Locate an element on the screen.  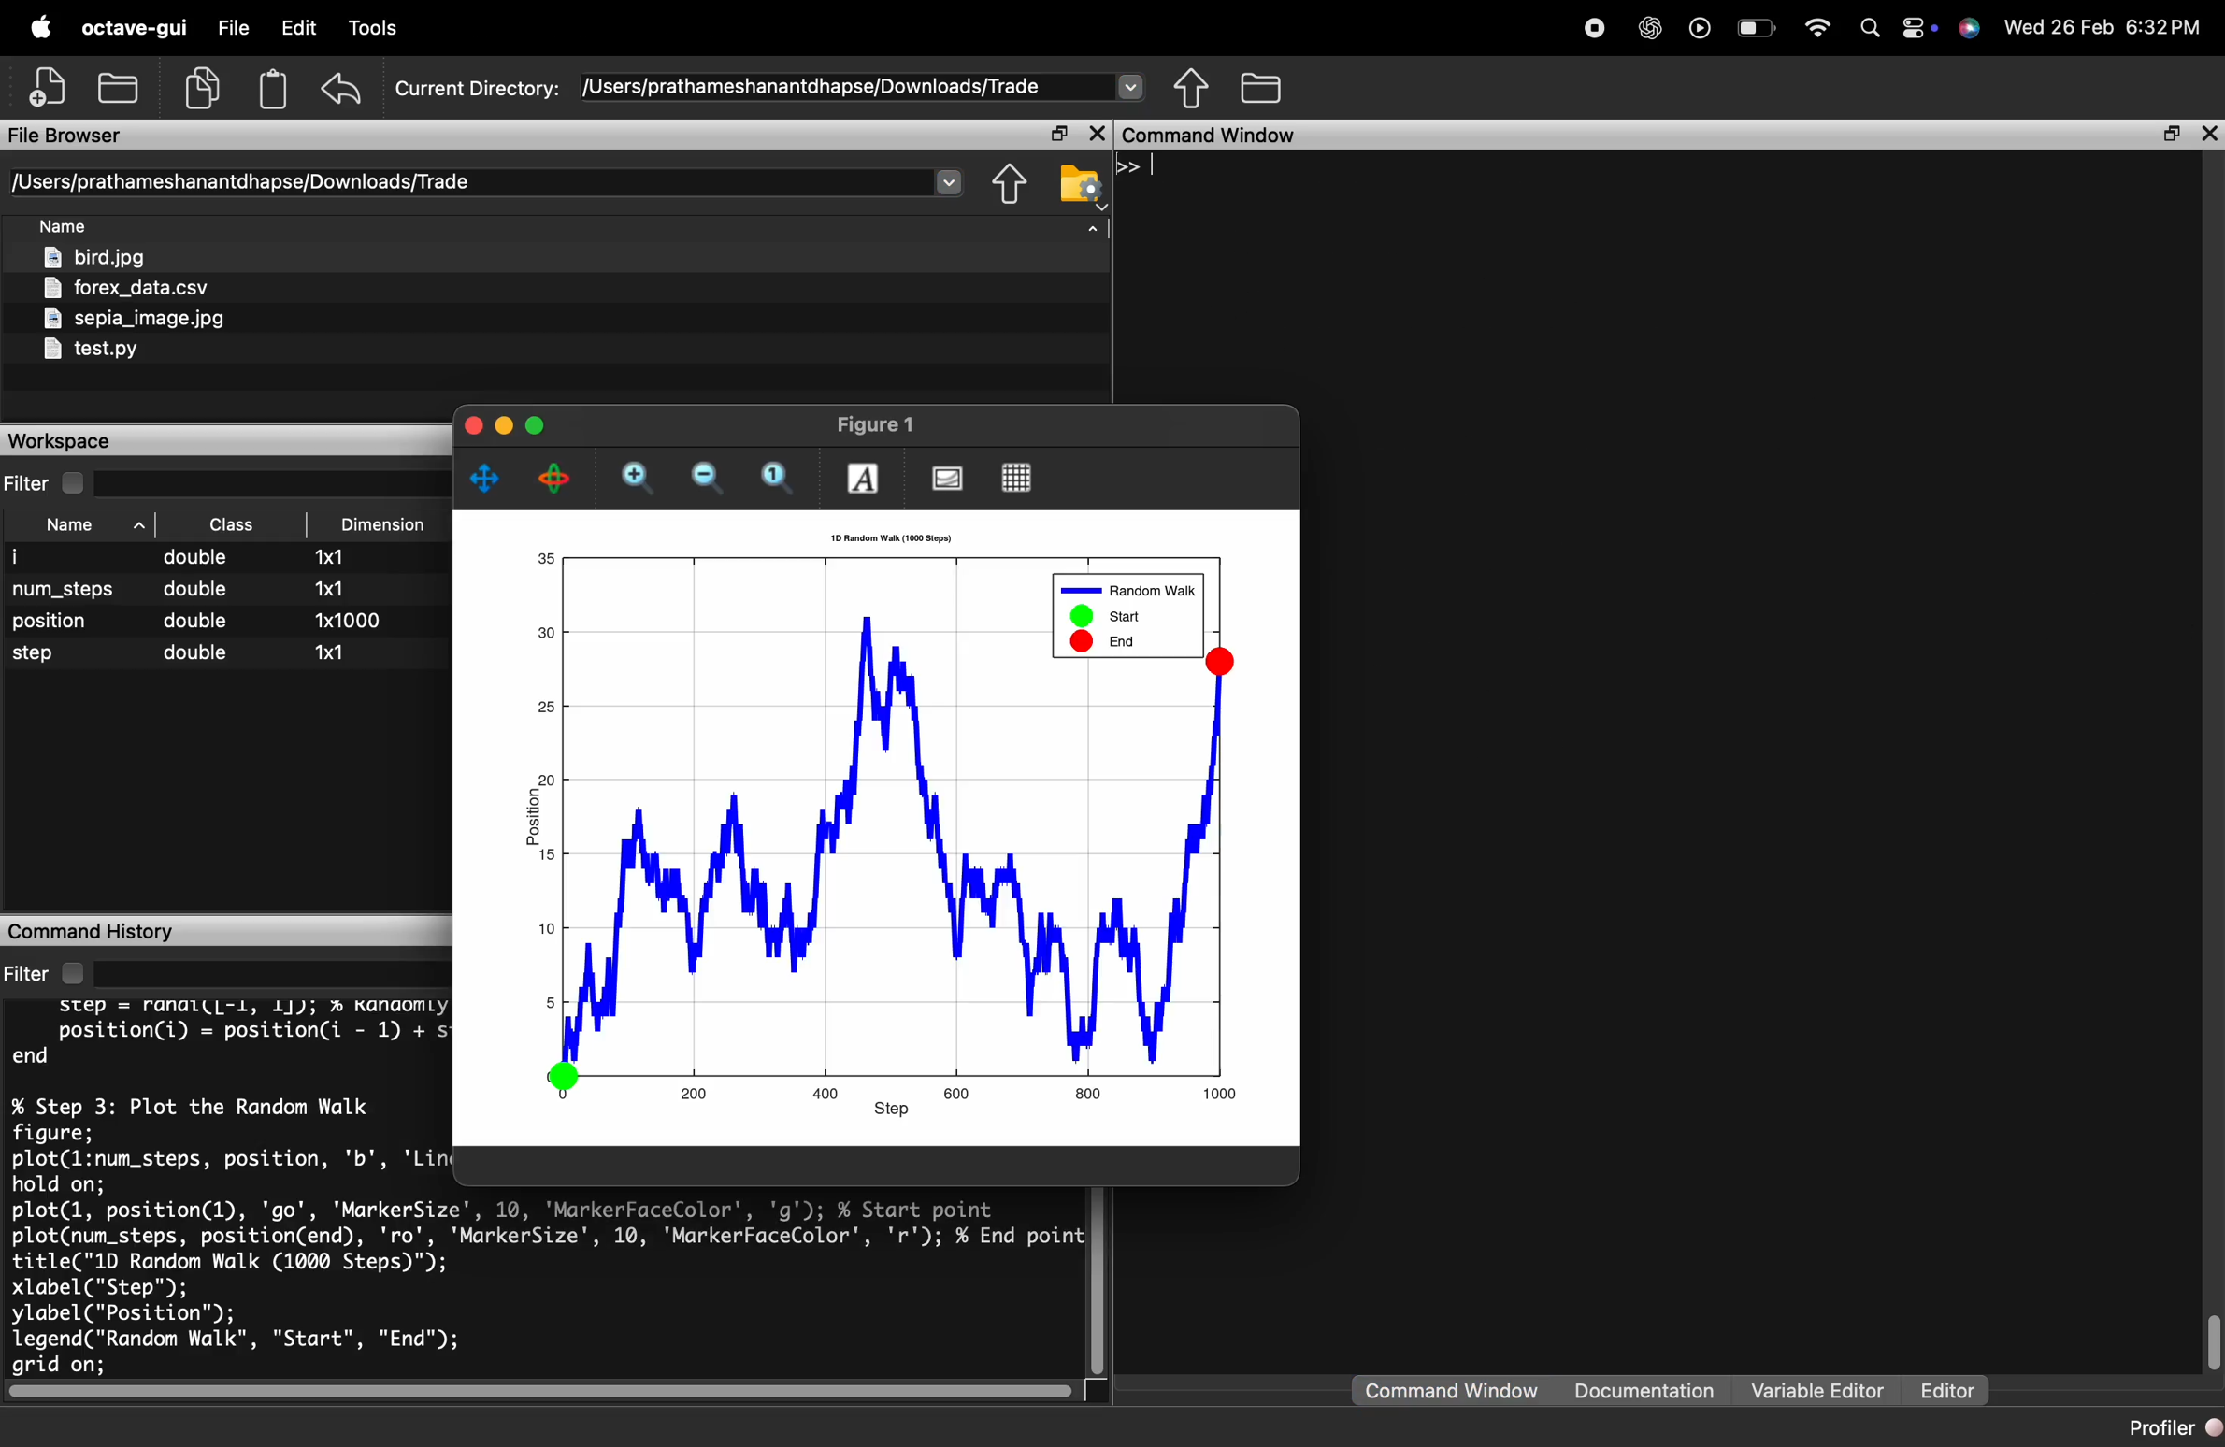
command window is located at coordinates (1454, 1390).